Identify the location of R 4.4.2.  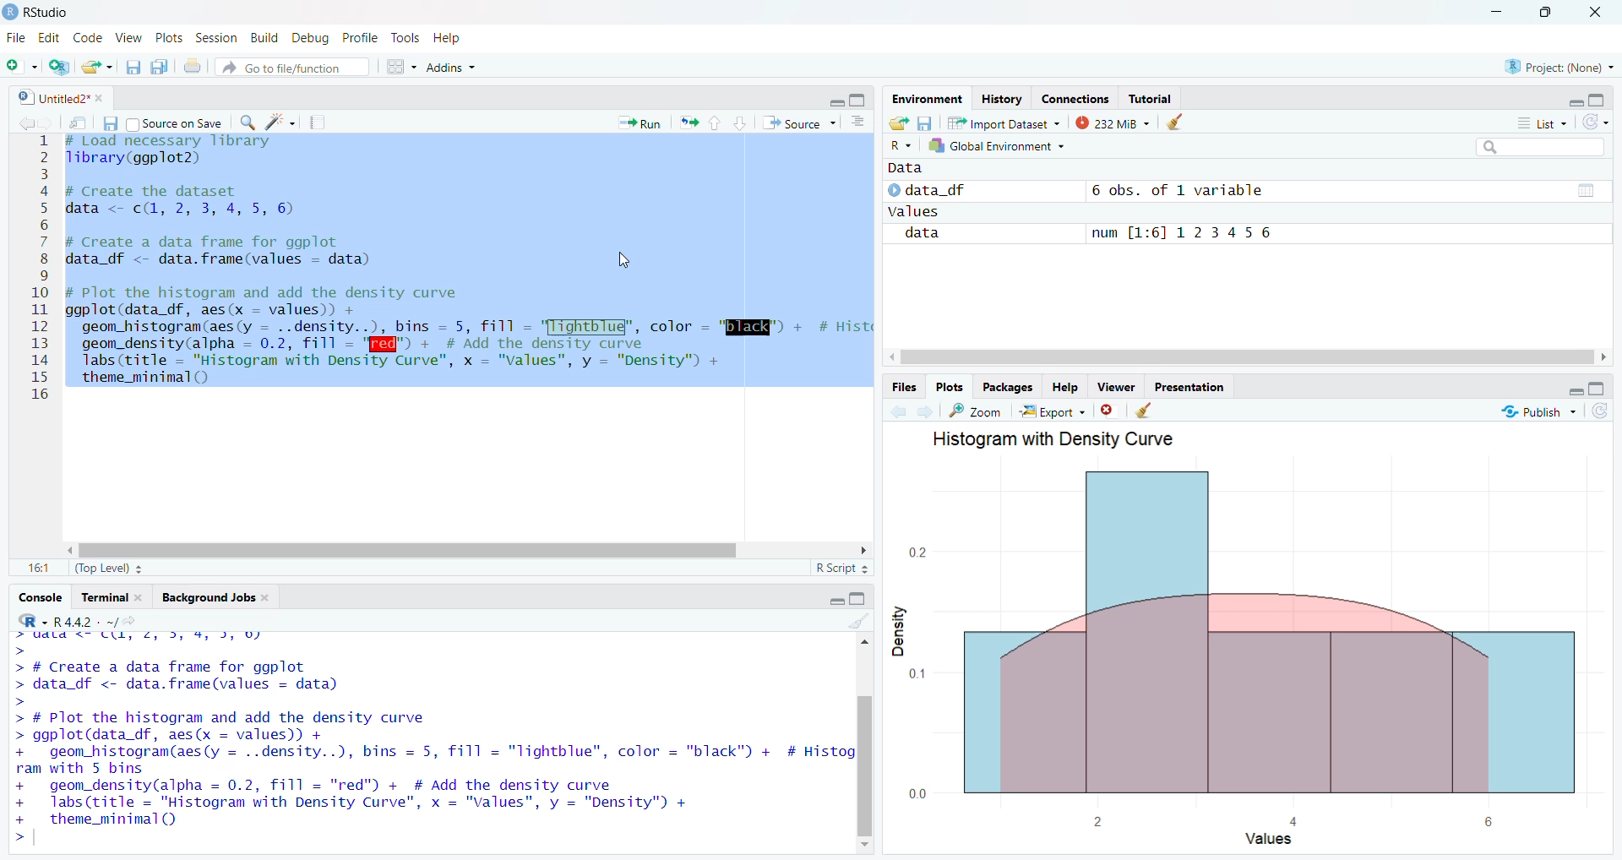
(54, 620).